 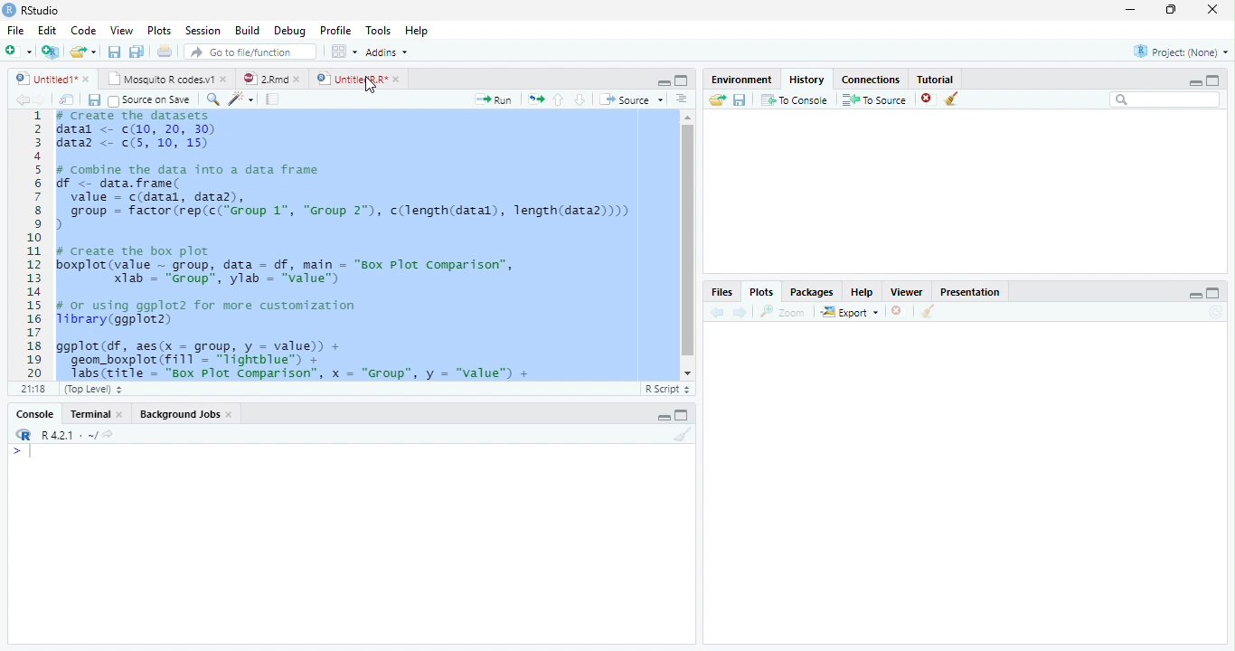 I want to click on Next plot, so click(x=740, y=312).